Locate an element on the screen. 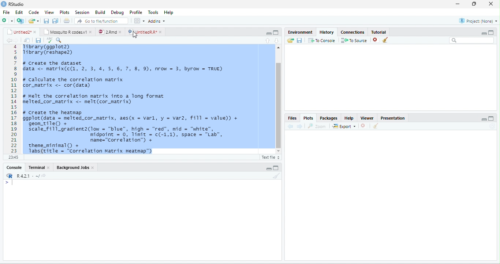 Image resolution: width=500 pixels, height=264 pixels. minimize is located at coordinates (269, 168).